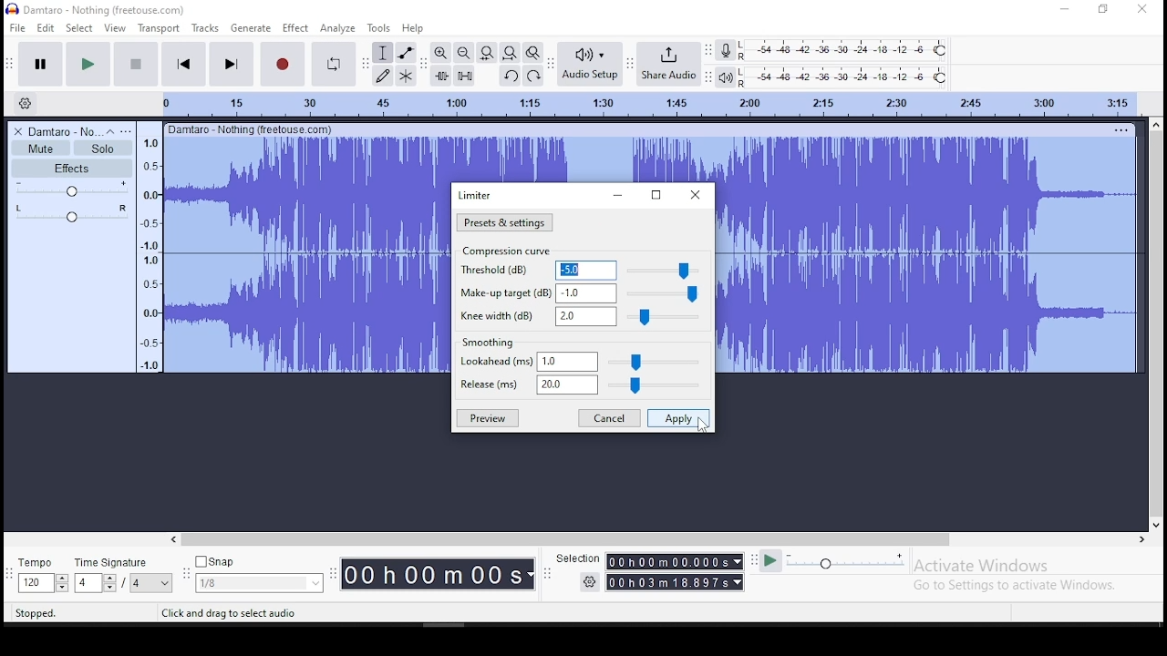 The width and height of the screenshot is (1167, 656). What do you see at coordinates (46, 27) in the screenshot?
I see `edit` at bounding box center [46, 27].